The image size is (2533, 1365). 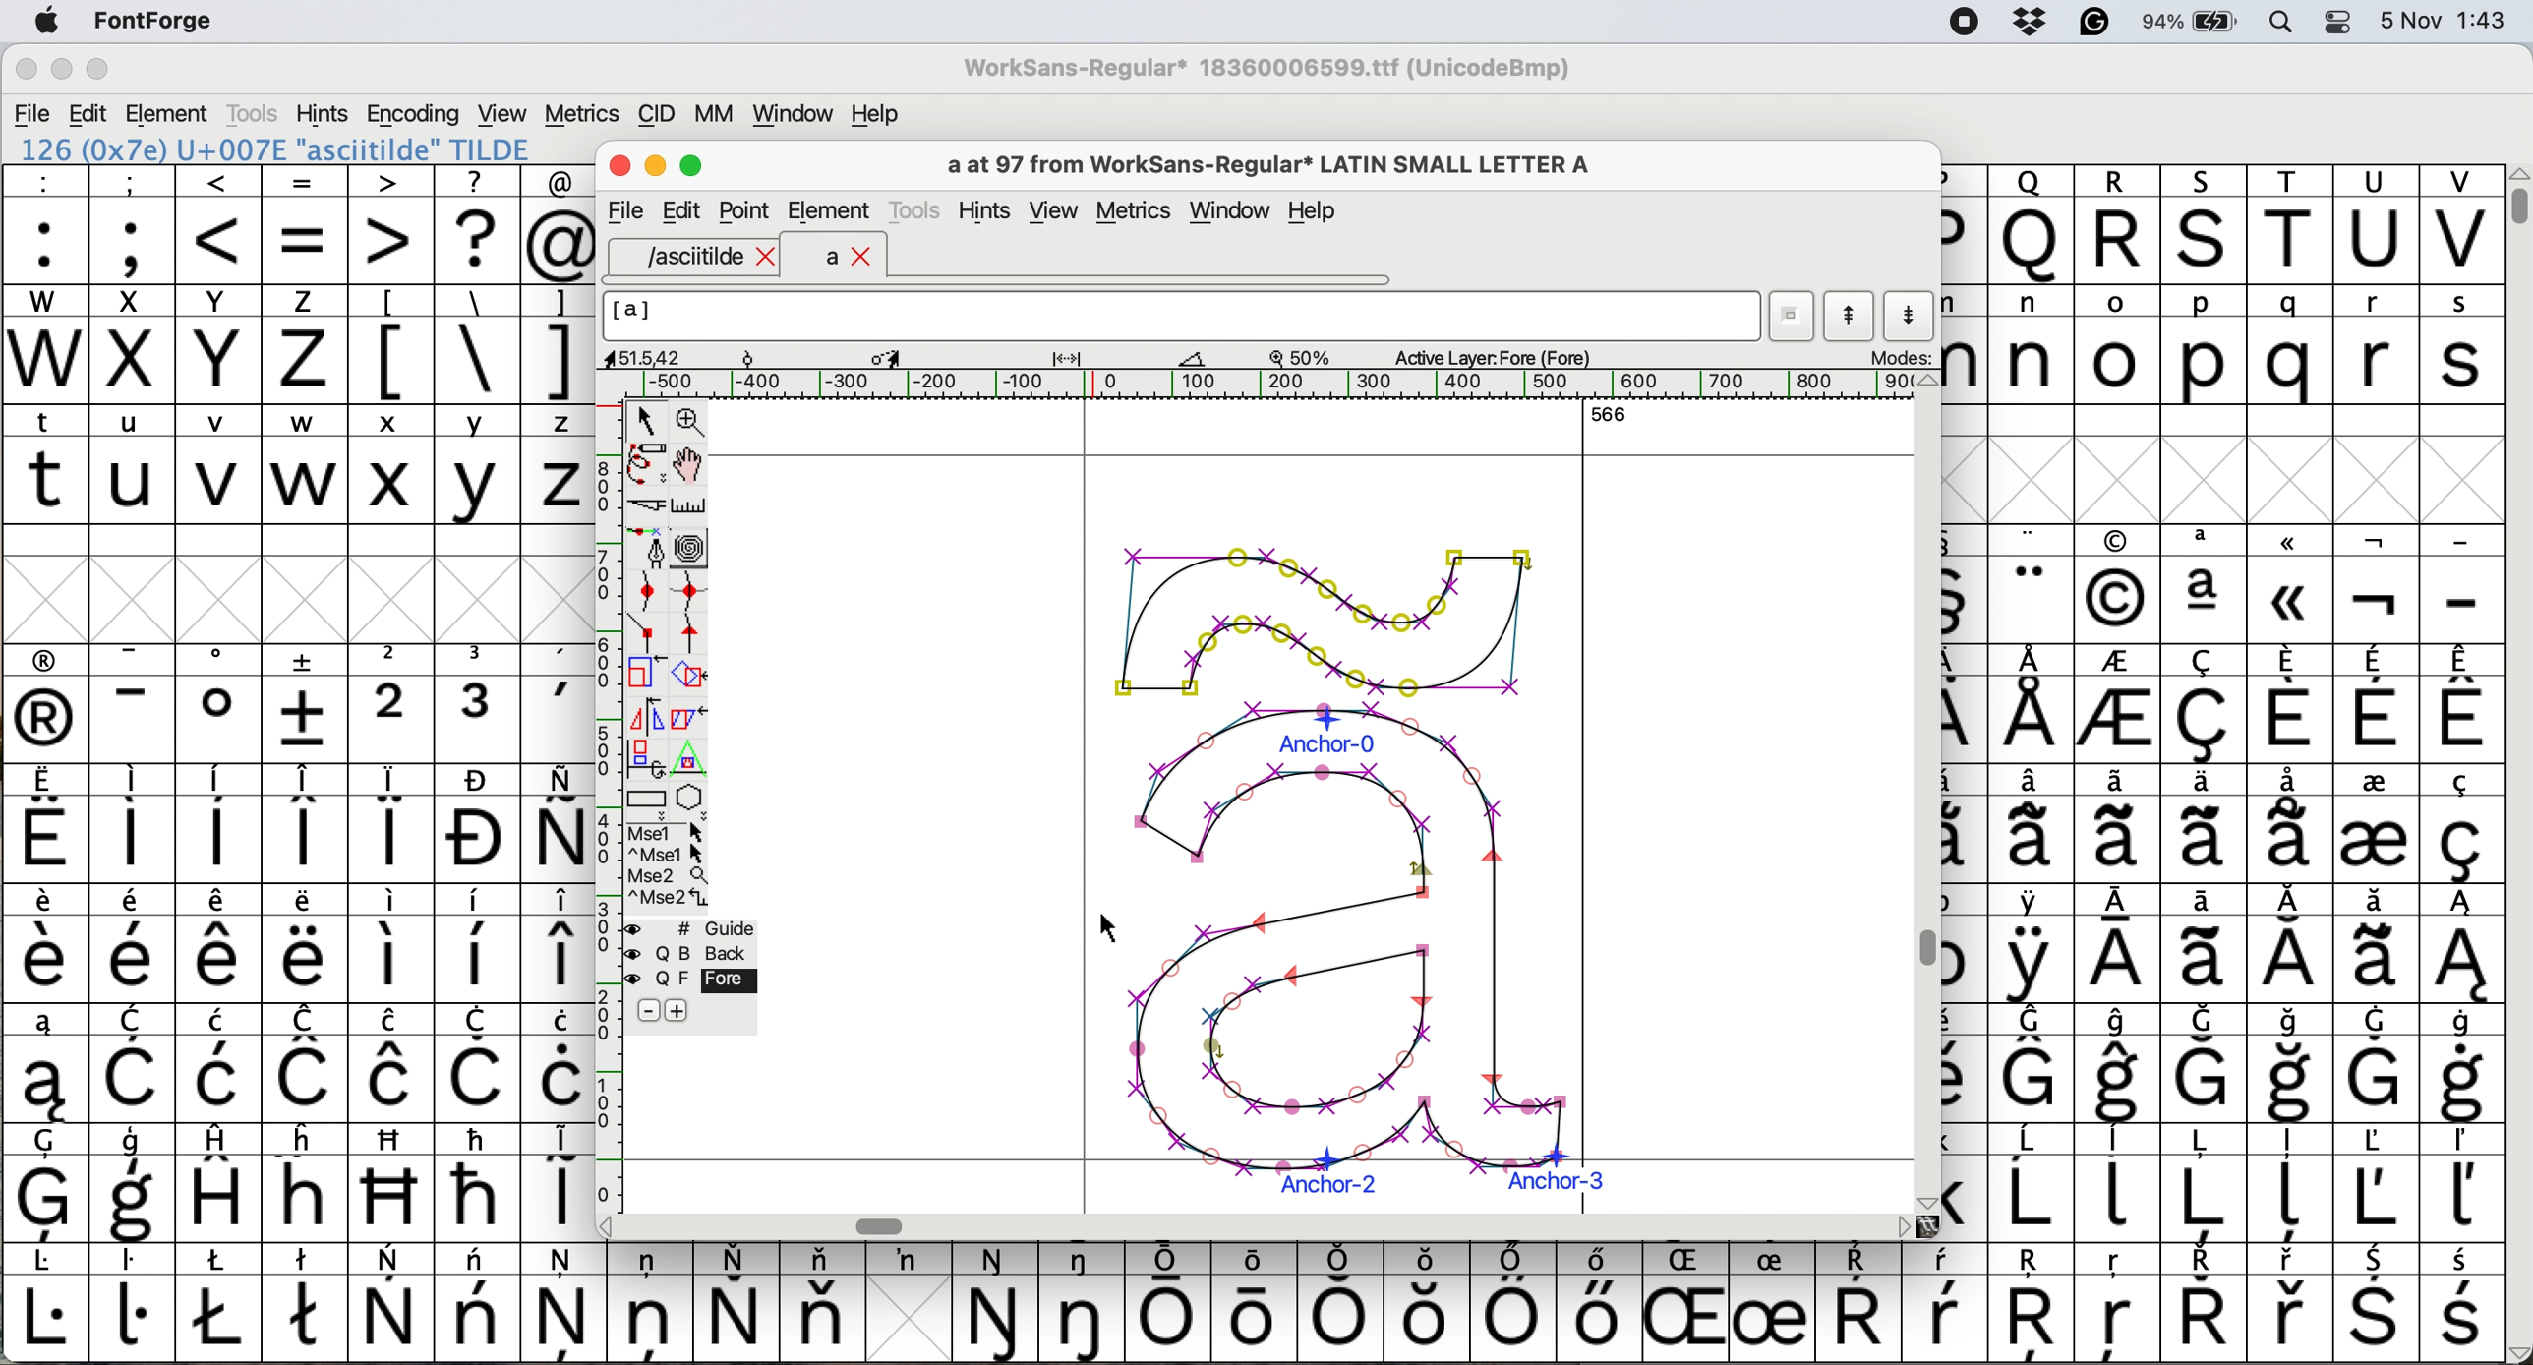 I want to click on symbol, so click(x=47, y=1183).